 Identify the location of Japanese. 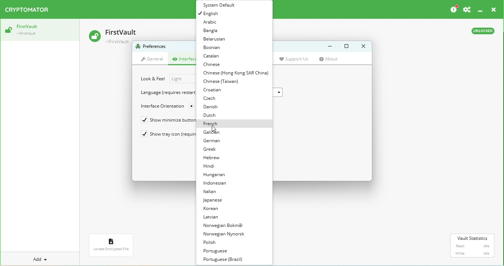
(214, 201).